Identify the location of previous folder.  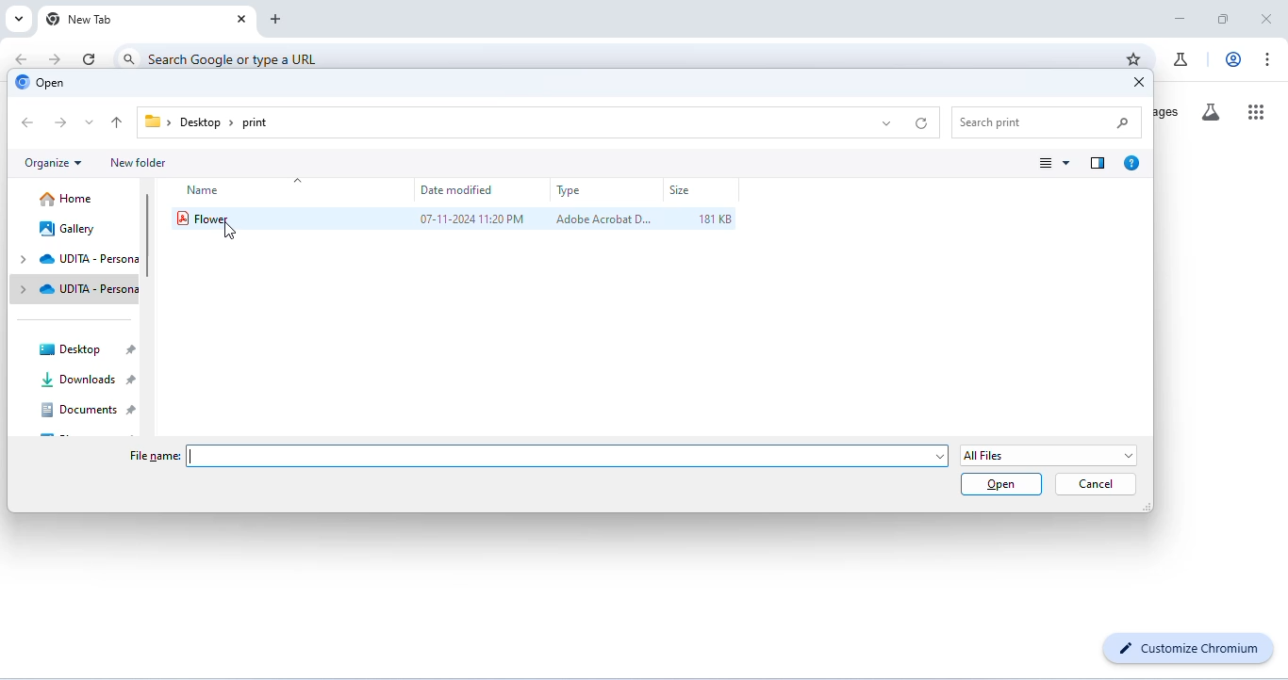
(28, 121).